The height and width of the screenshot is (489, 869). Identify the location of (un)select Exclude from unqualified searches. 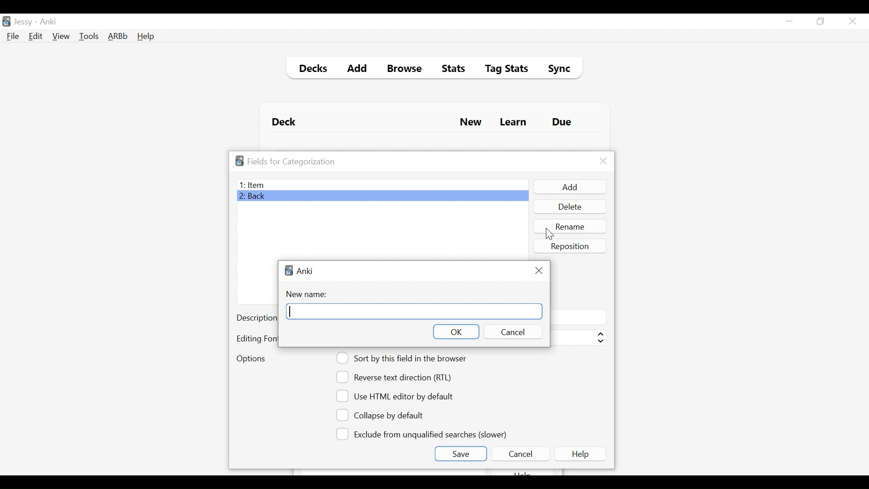
(423, 433).